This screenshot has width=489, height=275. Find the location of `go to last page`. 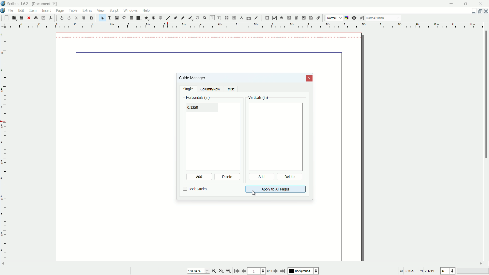

go to last page is located at coordinates (283, 271).